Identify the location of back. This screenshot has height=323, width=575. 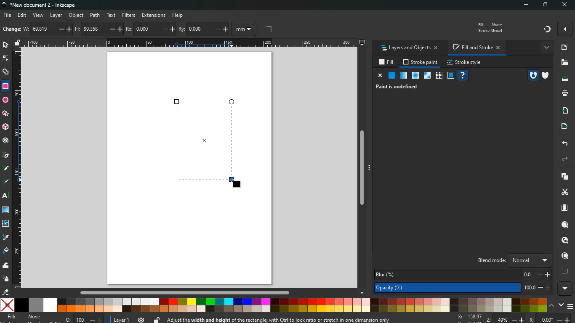
(565, 143).